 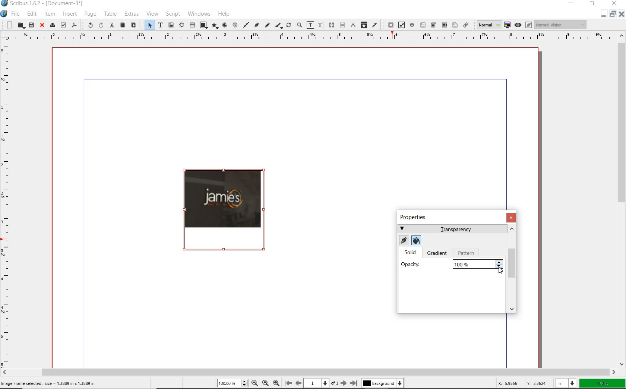 I want to click on preview mode, so click(x=524, y=25).